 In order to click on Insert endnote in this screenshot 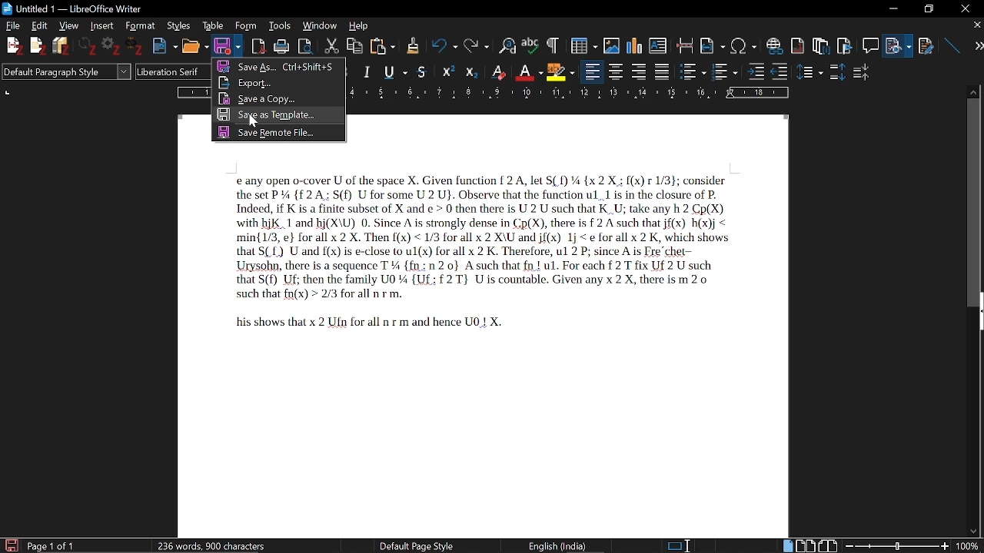, I will do `click(799, 42)`.